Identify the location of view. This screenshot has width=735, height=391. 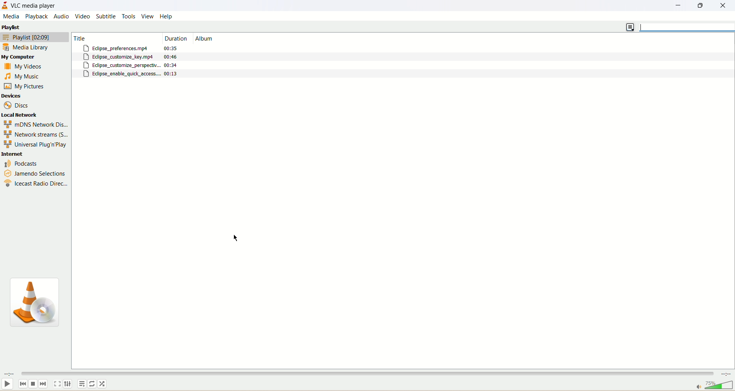
(146, 16).